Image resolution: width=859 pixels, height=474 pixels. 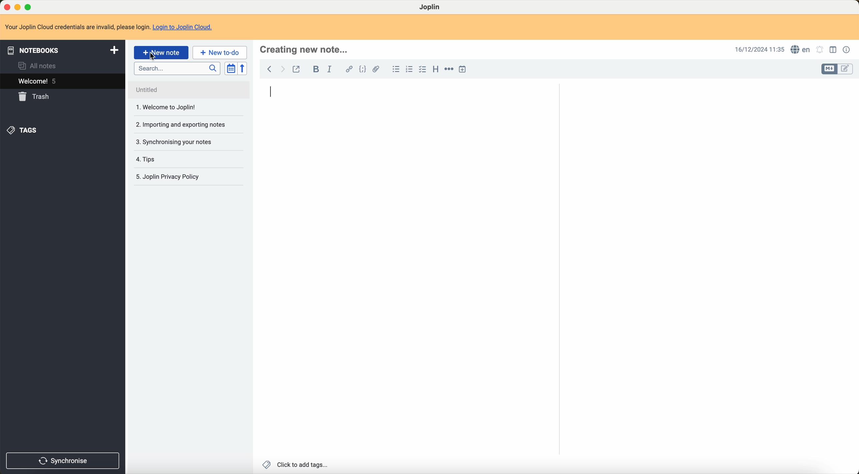 What do you see at coordinates (833, 51) in the screenshot?
I see `toggle editor layout` at bounding box center [833, 51].